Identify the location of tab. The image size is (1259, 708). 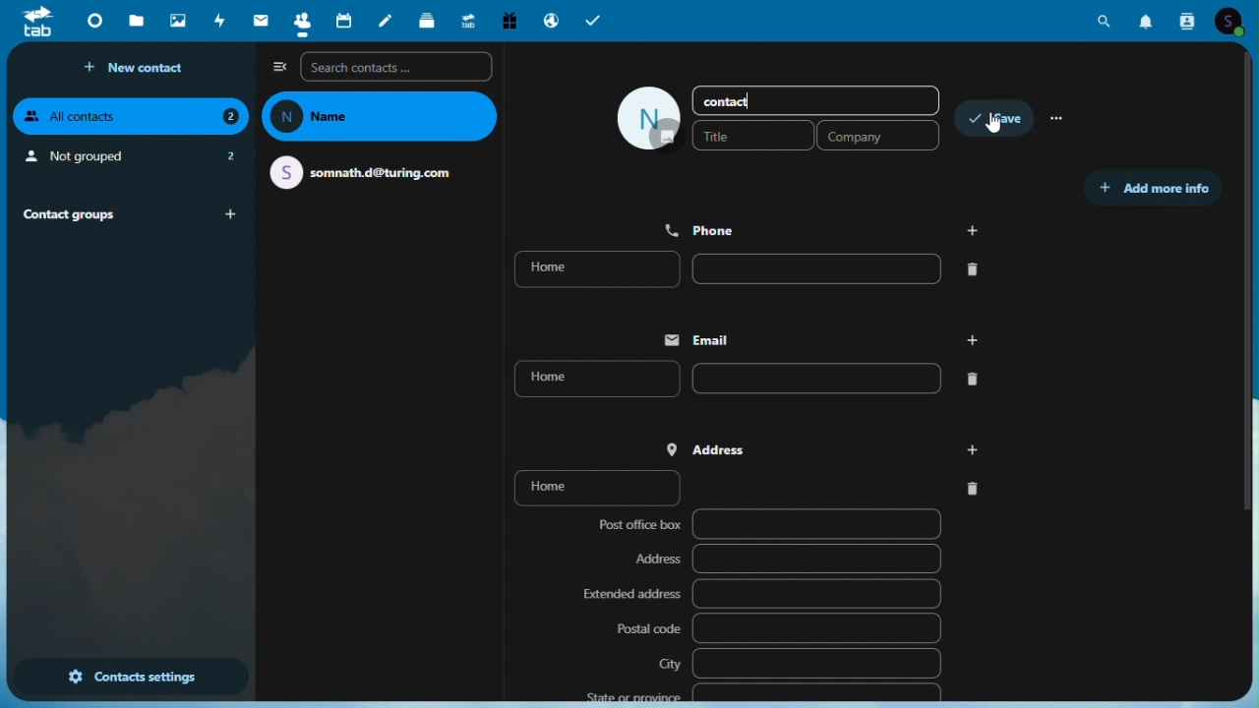
(35, 24).